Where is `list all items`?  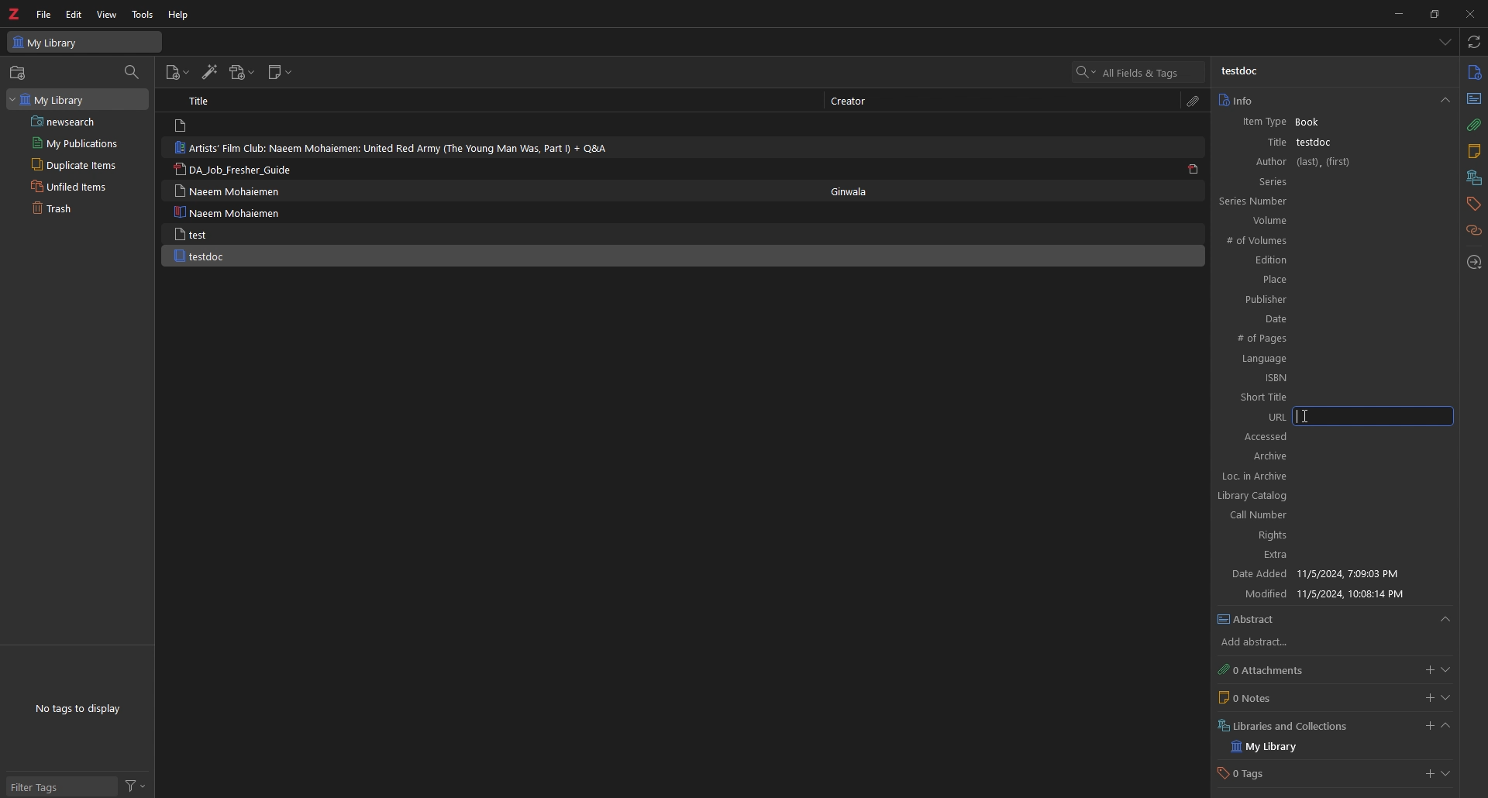 list all items is located at coordinates (1443, 41).